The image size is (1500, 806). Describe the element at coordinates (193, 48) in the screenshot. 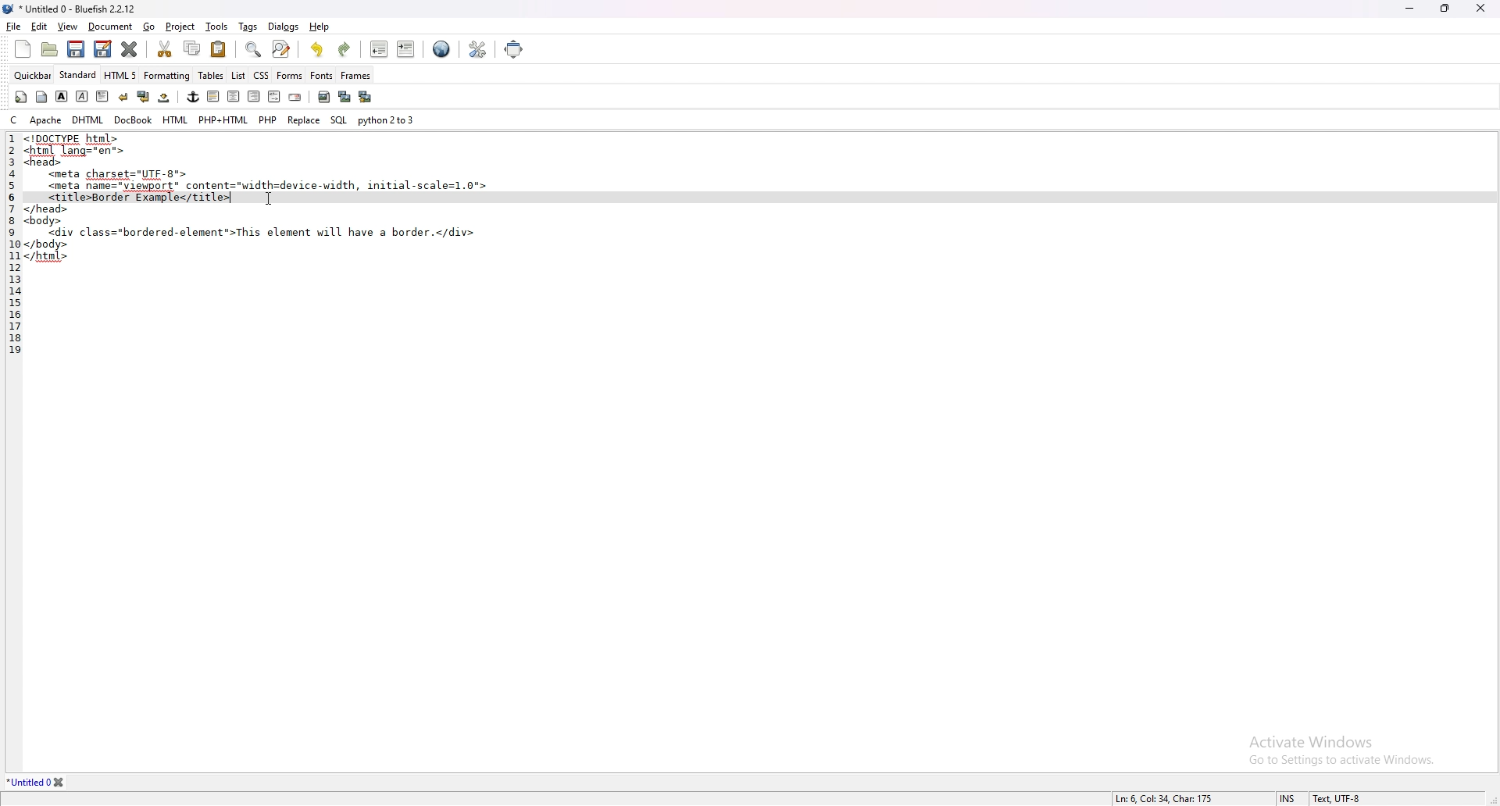

I see `copy` at that location.